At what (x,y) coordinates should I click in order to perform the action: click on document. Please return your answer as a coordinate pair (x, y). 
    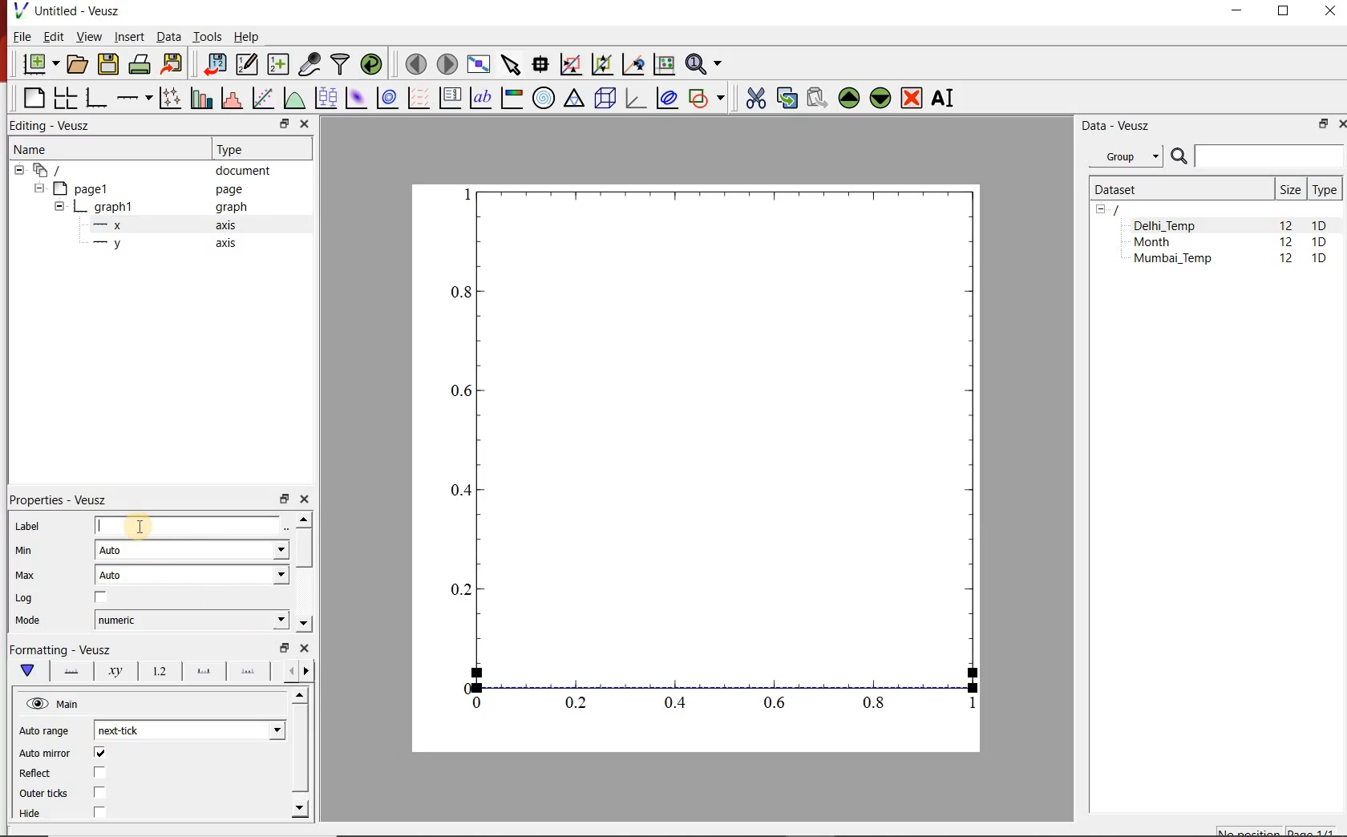
    Looking at the image, I should click on (146, 169).